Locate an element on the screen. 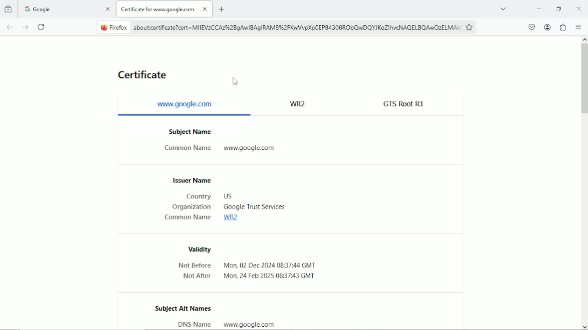  Bookmark this page is located at coordinates (471, 27).